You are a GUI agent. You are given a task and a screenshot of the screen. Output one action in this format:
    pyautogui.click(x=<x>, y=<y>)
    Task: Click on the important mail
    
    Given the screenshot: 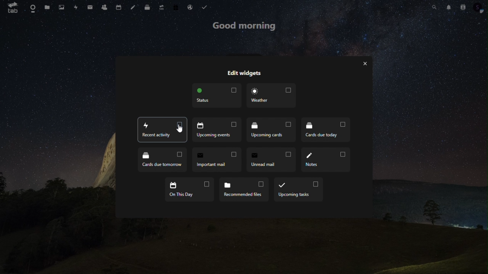 What is the action you would take?
    pyautogui.click(x=218, y=159)
    